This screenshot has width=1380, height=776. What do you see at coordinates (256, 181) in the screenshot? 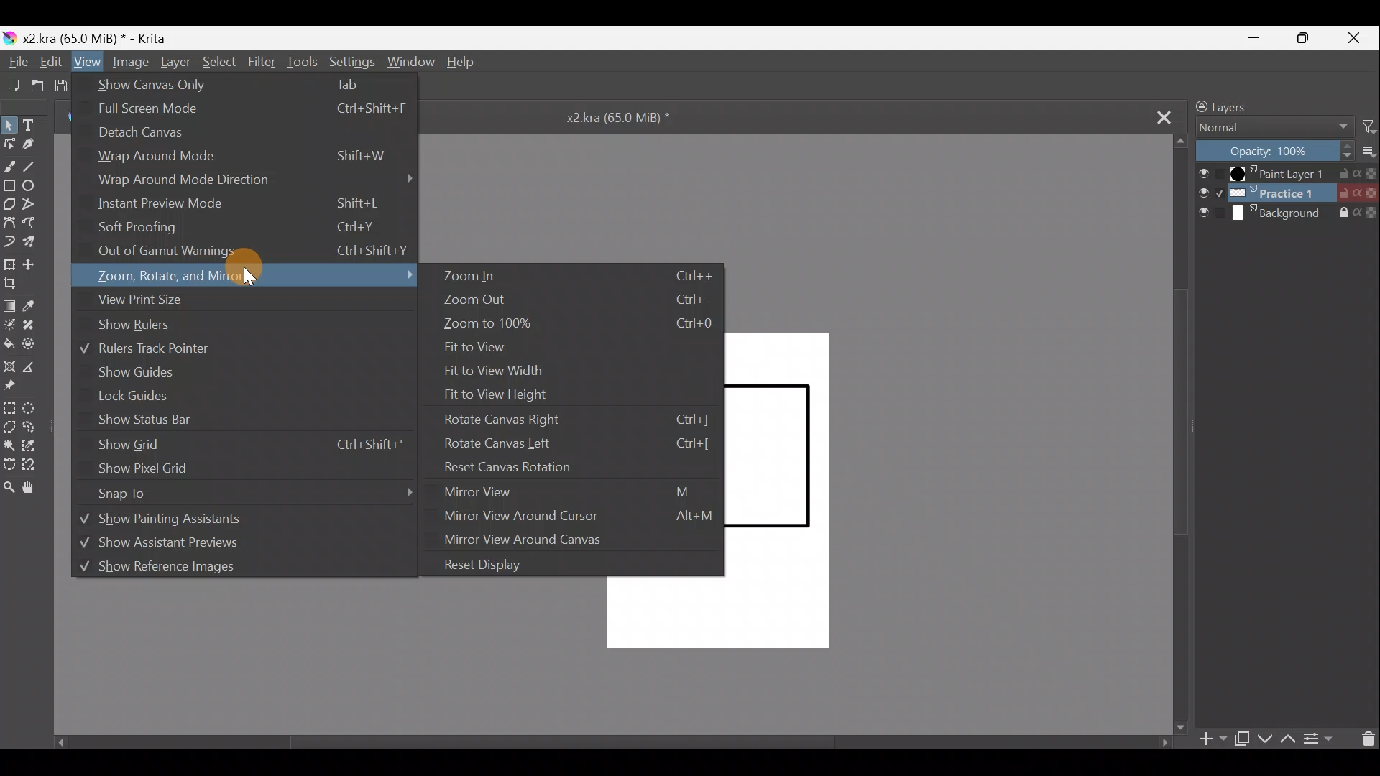
I see `Wrap around mode direction` at bounding box center [256, 181].